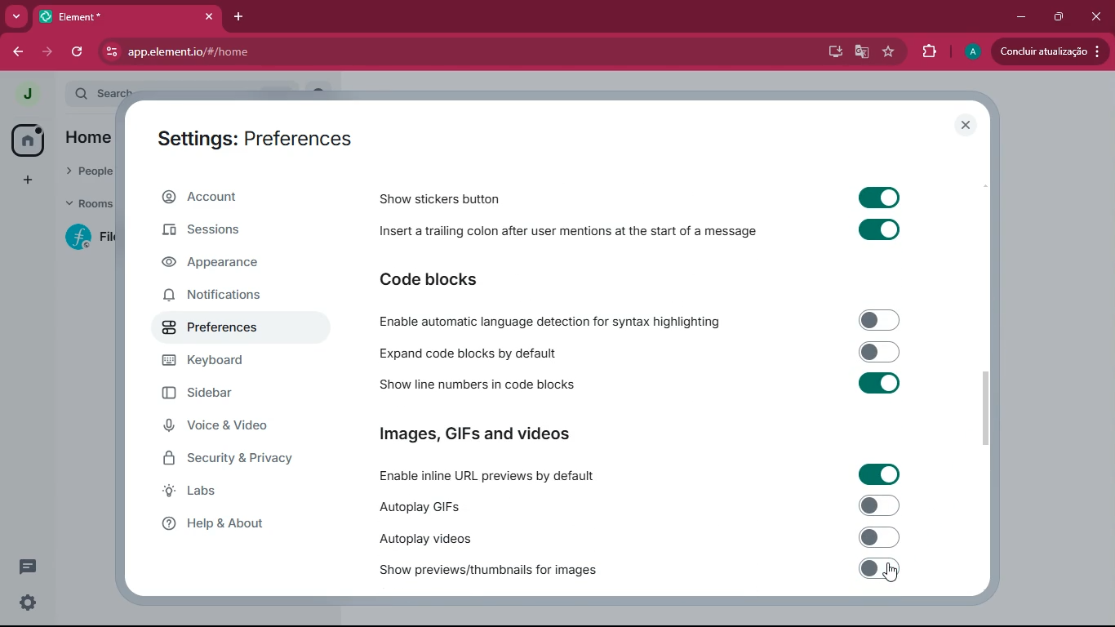  Describe the element at coordinates (1019, 17) in the screenshot. I see `minimize` at that location.